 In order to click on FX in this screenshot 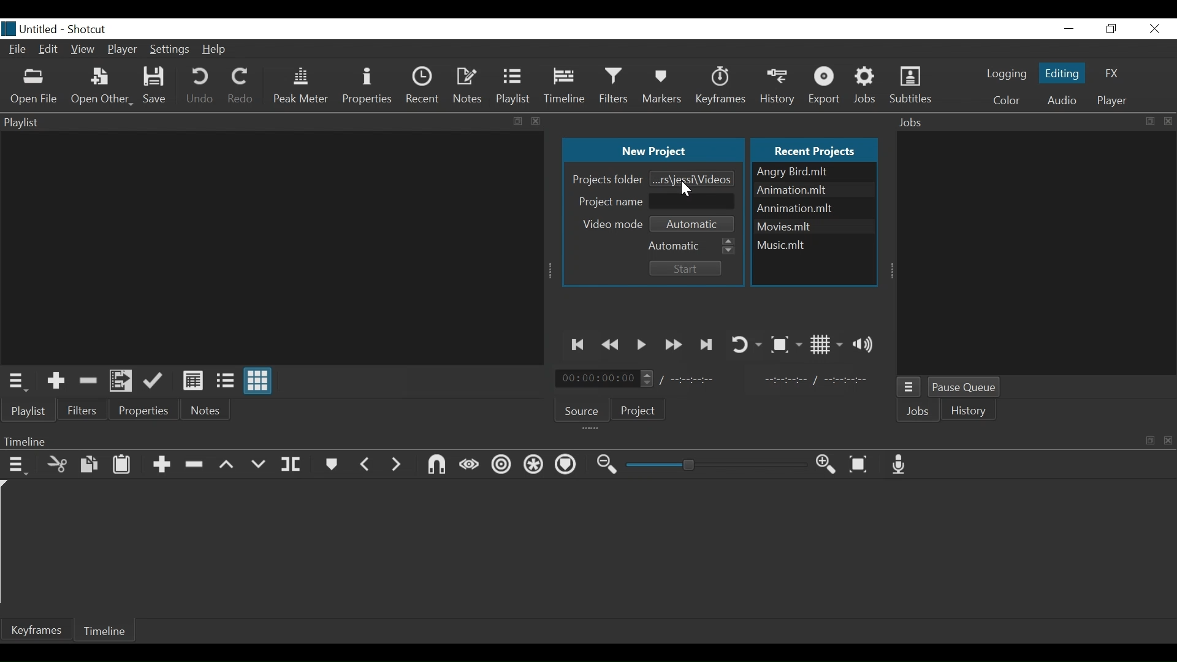, I will do `click(1113, 74)`.